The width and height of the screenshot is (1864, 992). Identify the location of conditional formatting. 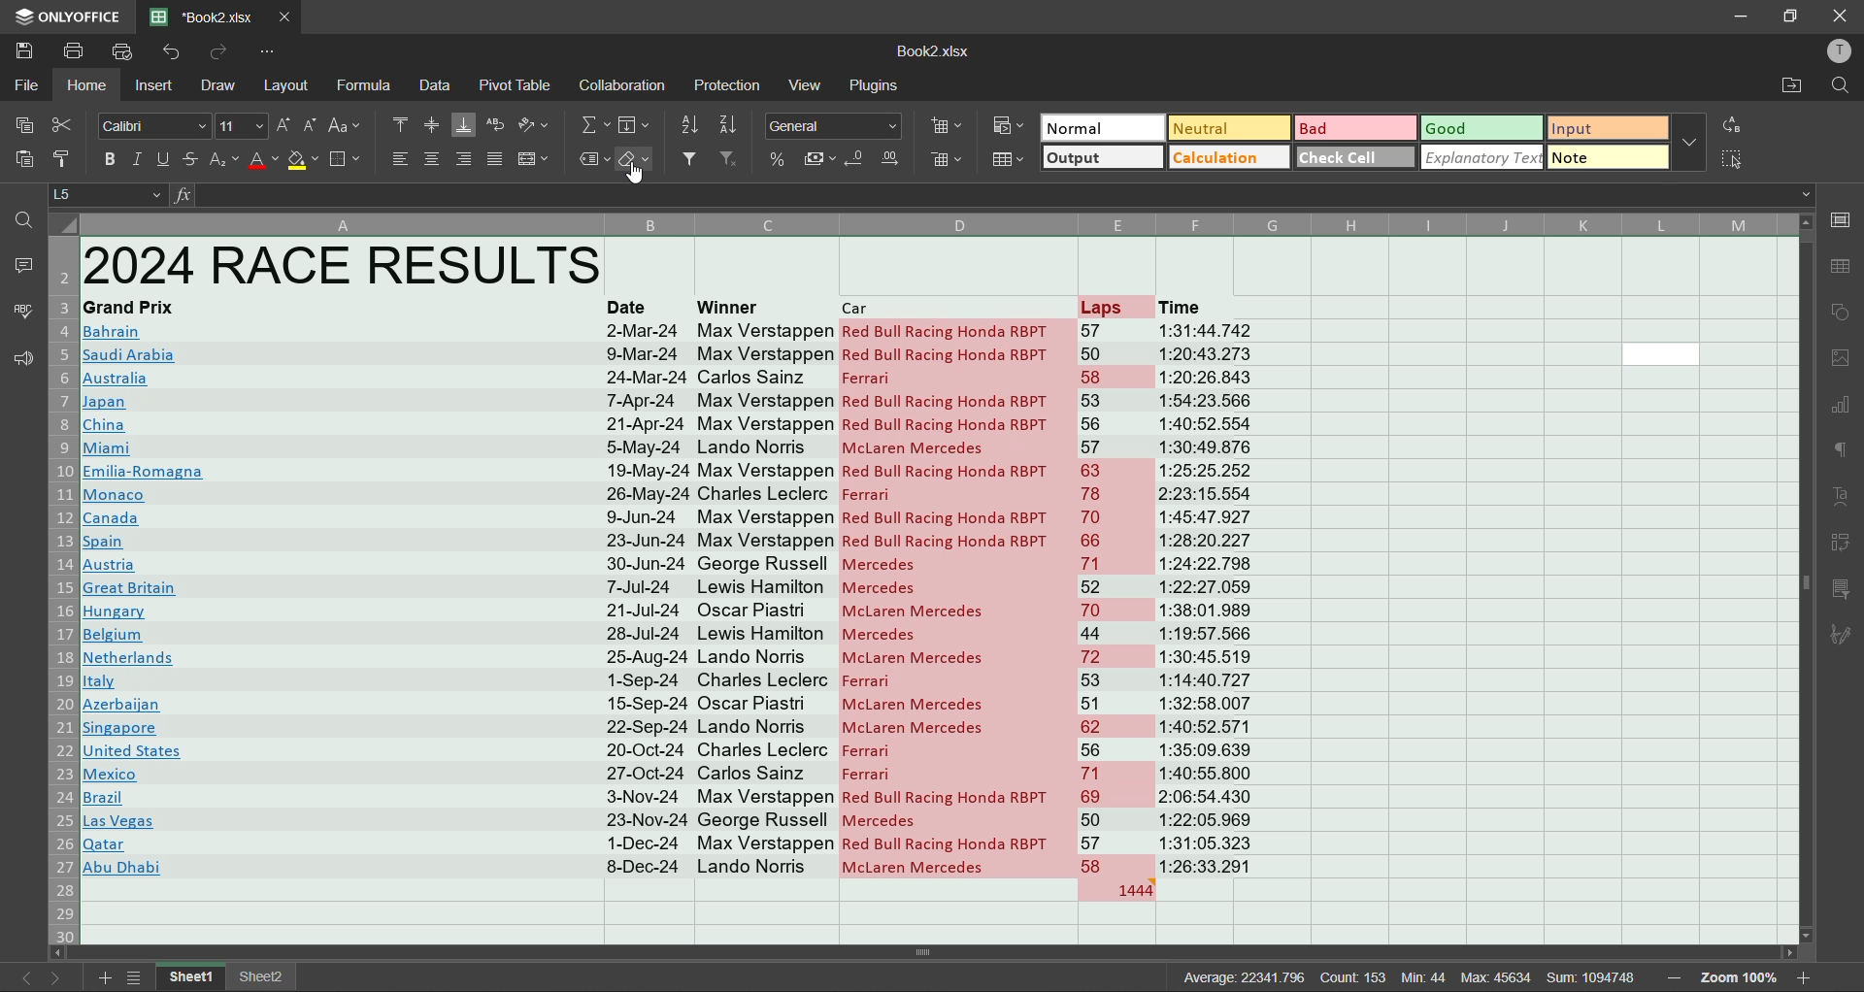
(1006, 124).